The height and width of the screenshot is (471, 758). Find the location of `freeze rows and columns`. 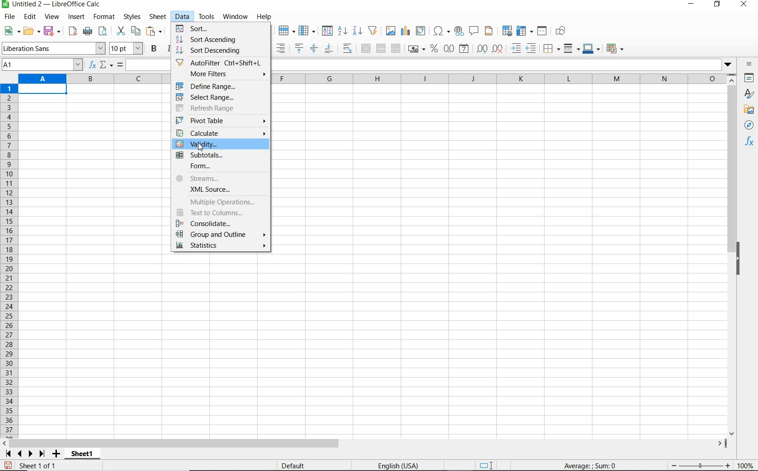

freeze rows and columns is located at coordinates (525, 31).